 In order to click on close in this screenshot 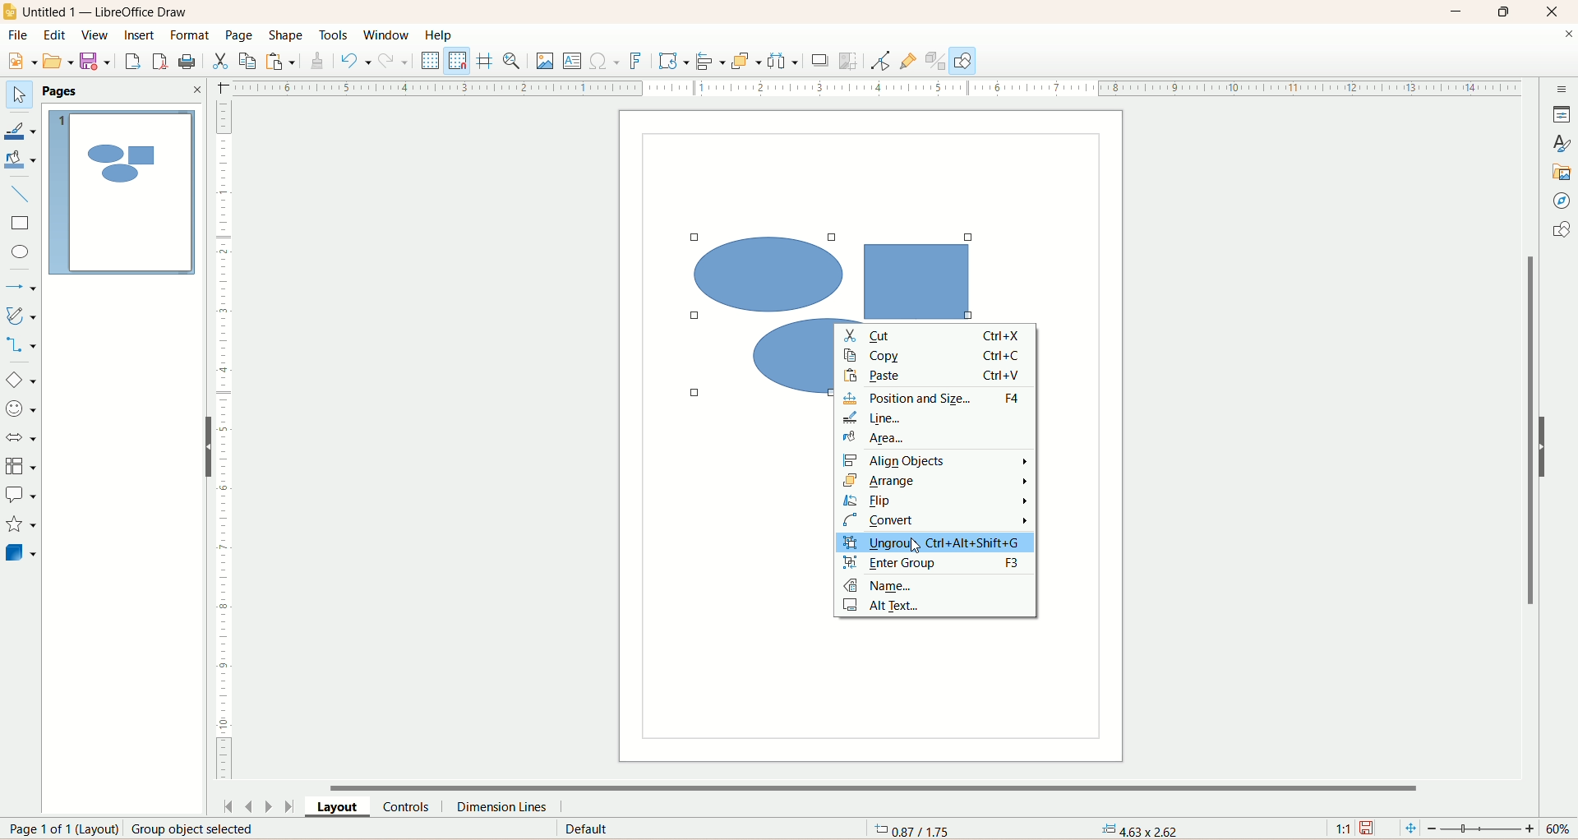, I will do `click(1564, 35)`.